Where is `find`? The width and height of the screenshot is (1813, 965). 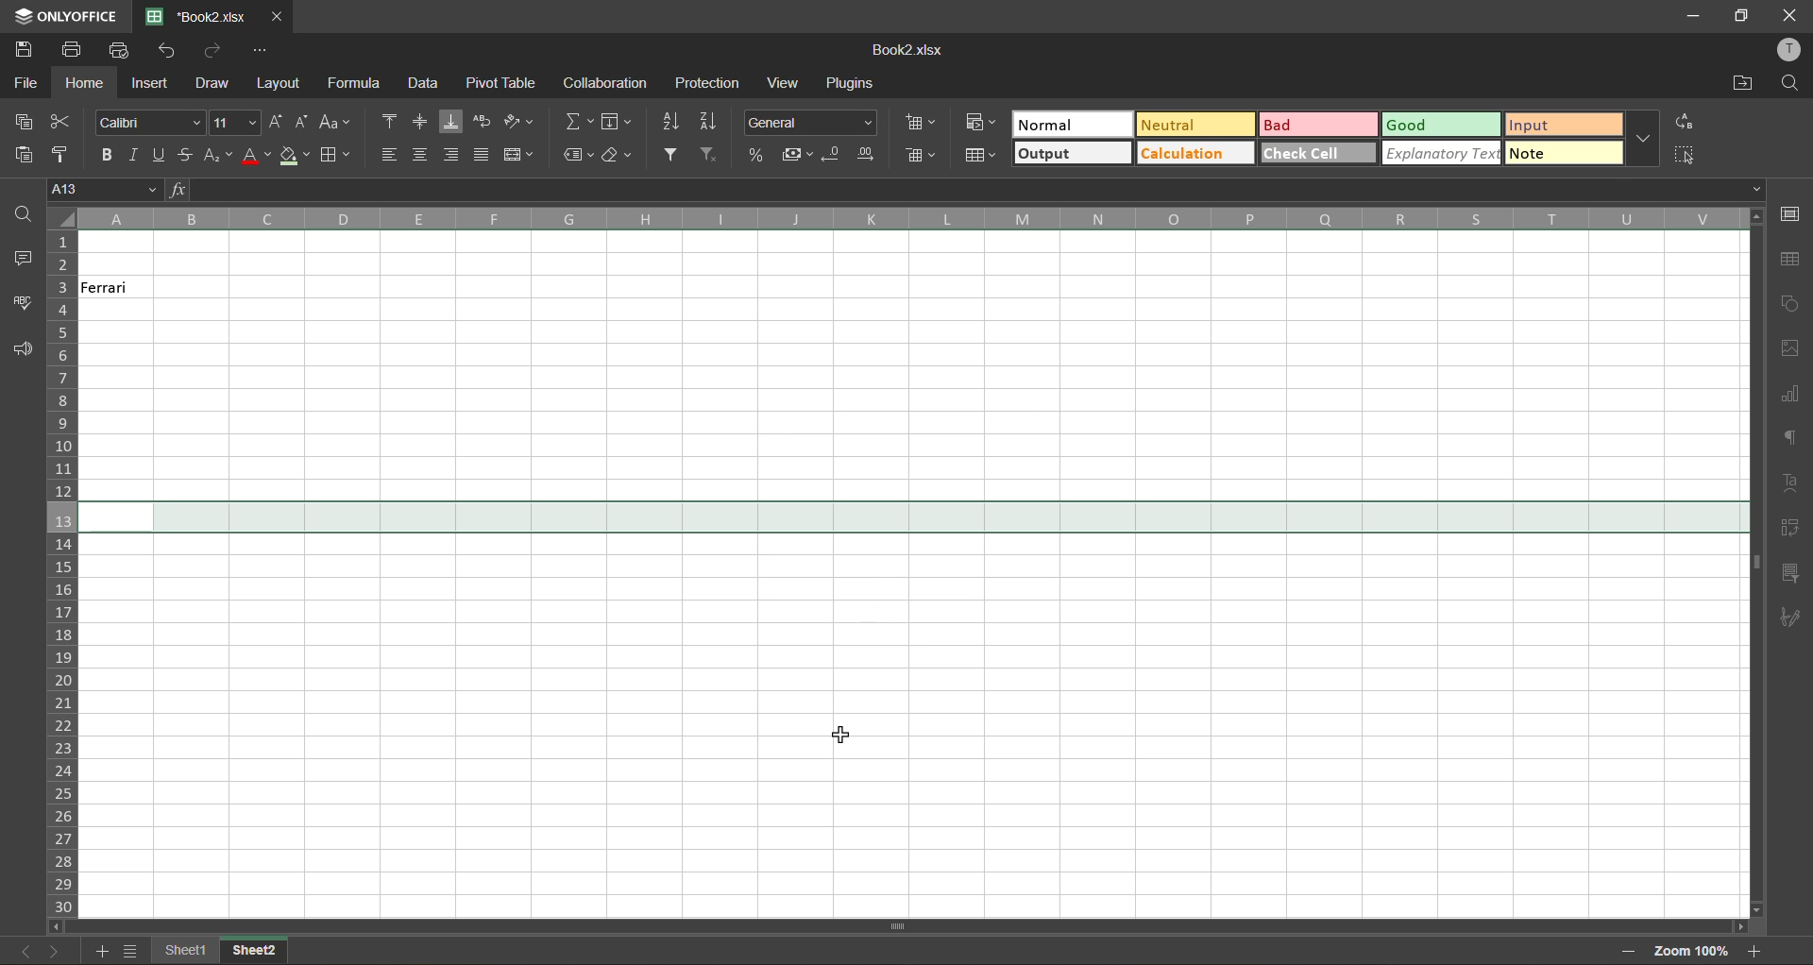
find is located at coordinates (1792, 84).